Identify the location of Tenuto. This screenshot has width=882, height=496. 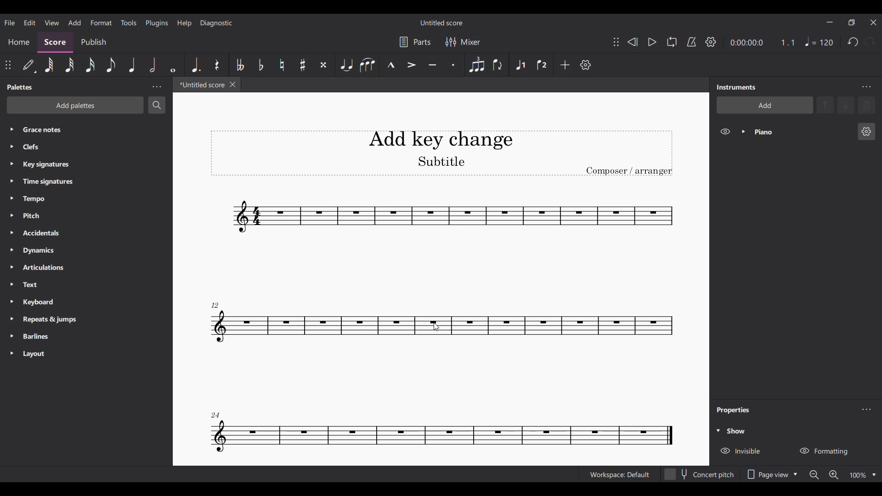
(432, 64).